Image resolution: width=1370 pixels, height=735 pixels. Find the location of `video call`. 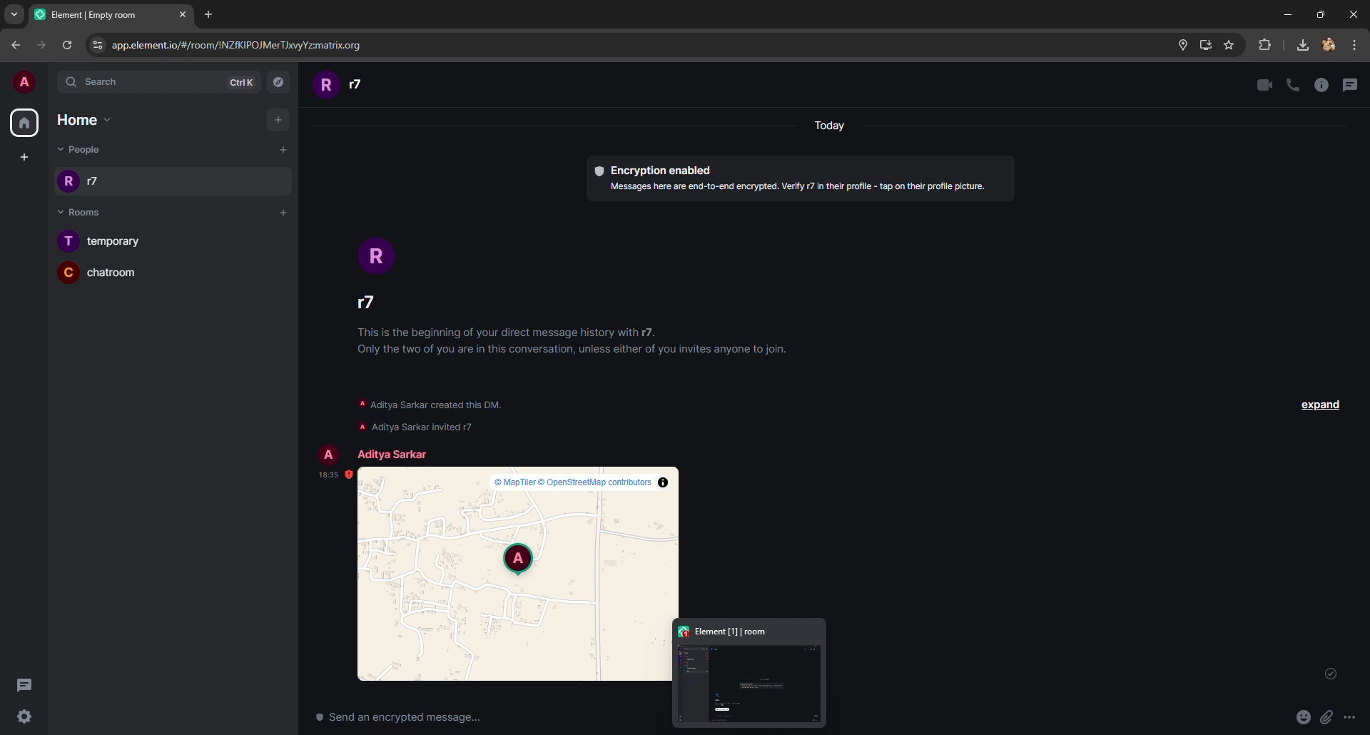

video call is located at coordinates (1265, 86).